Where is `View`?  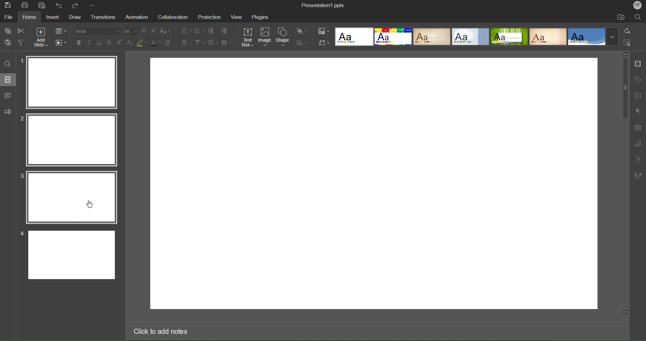
View is located at coordinates (236, 17).